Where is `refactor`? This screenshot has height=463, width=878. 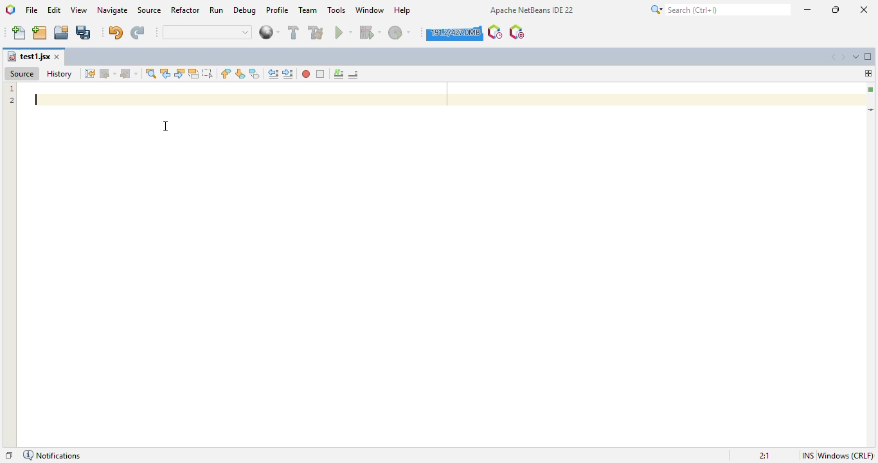
refactor is located at coordinates (186, 10).